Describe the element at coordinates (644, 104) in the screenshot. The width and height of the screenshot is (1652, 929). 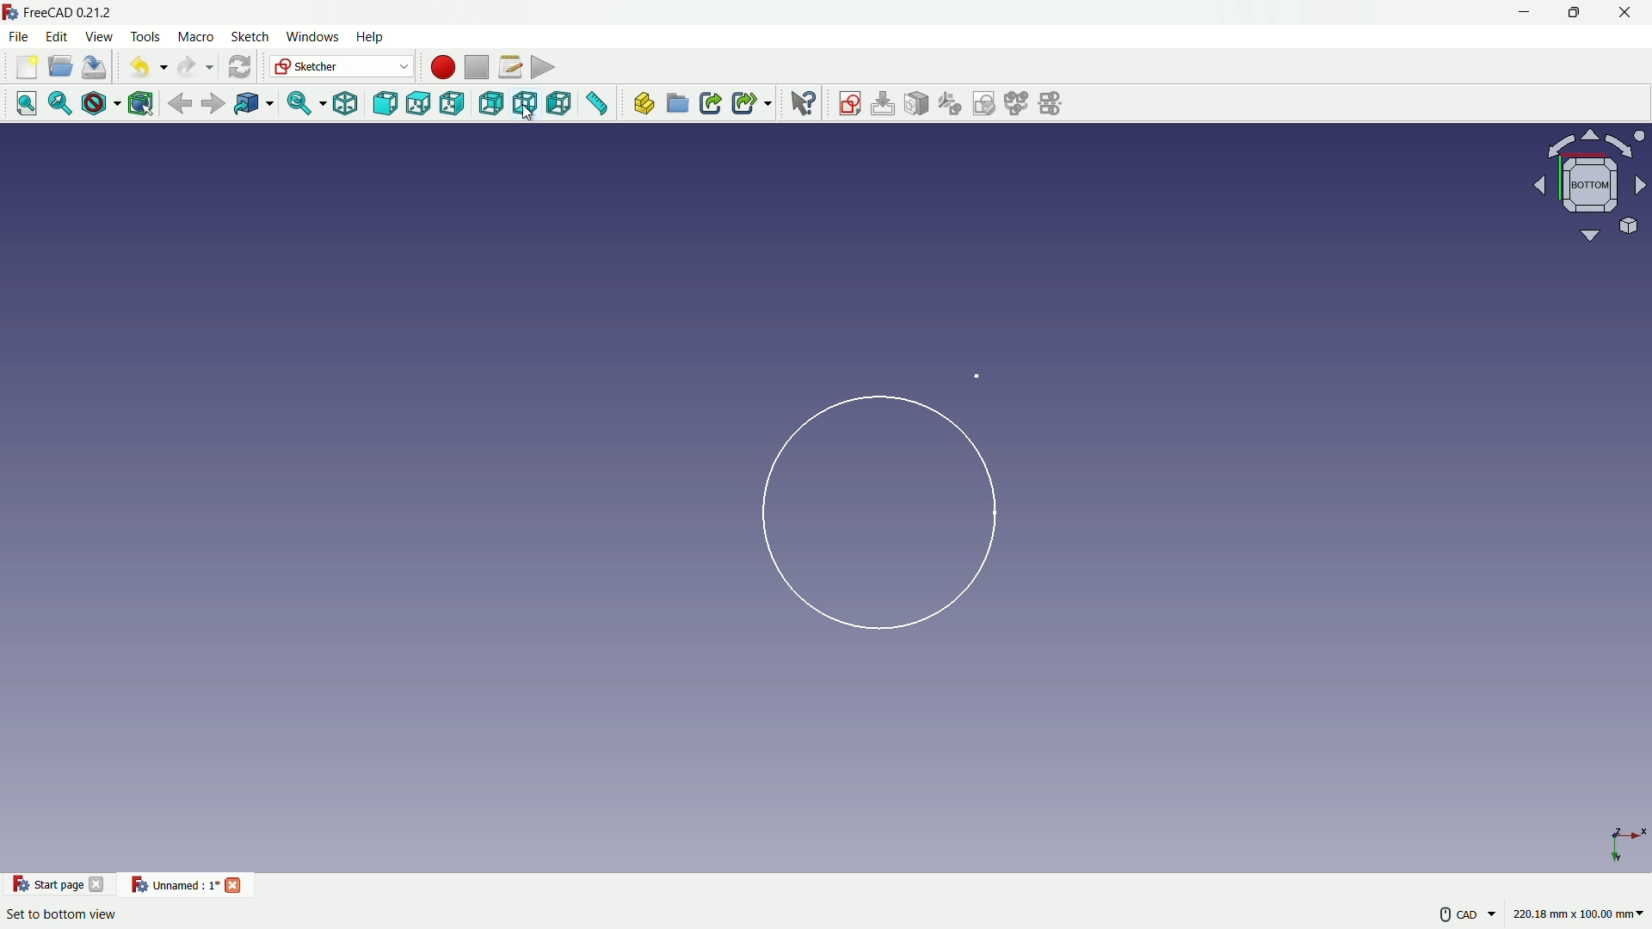
I see `create part` at that location.